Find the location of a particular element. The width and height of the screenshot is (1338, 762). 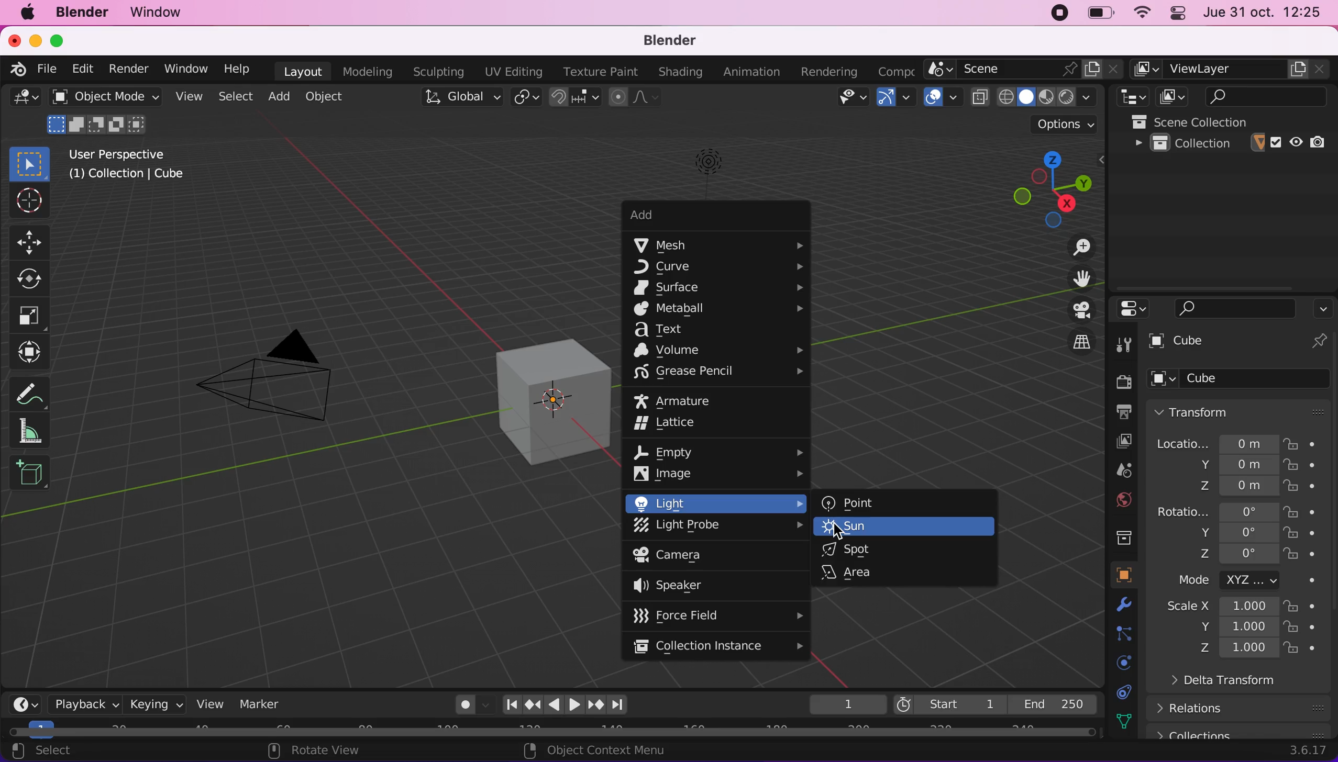

mac logo is located at coordinates (28, 15).